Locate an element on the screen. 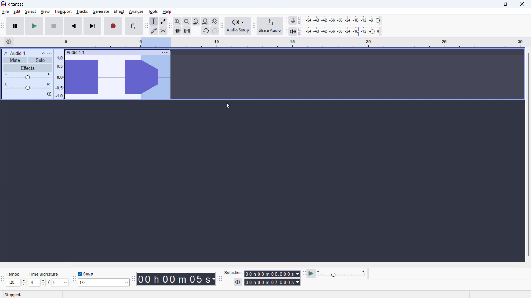 This screenshot has width=531, height=298. Track control panel menu  is located at coordinates (50, 53).